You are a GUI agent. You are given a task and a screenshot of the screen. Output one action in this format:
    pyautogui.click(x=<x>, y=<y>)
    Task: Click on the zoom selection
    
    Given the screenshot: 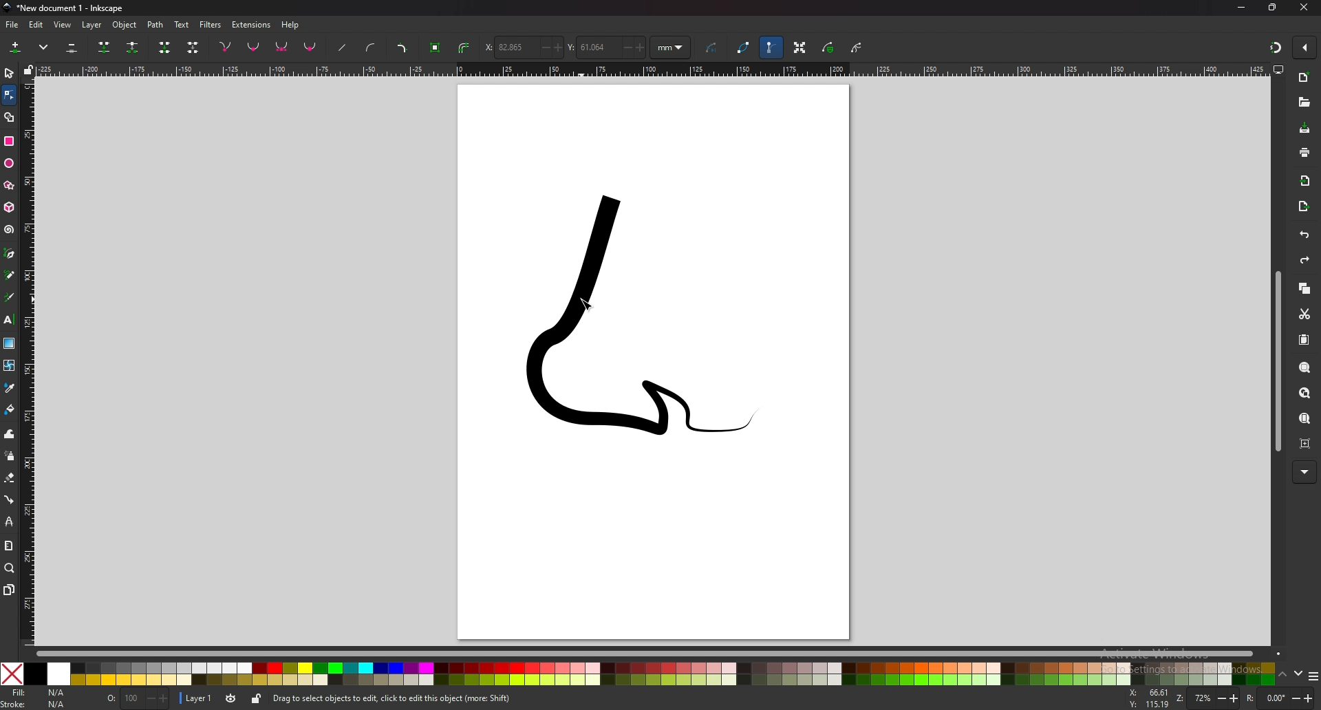 What is the action you would take?
    pyautogui.click(x=1304, y=367)
    